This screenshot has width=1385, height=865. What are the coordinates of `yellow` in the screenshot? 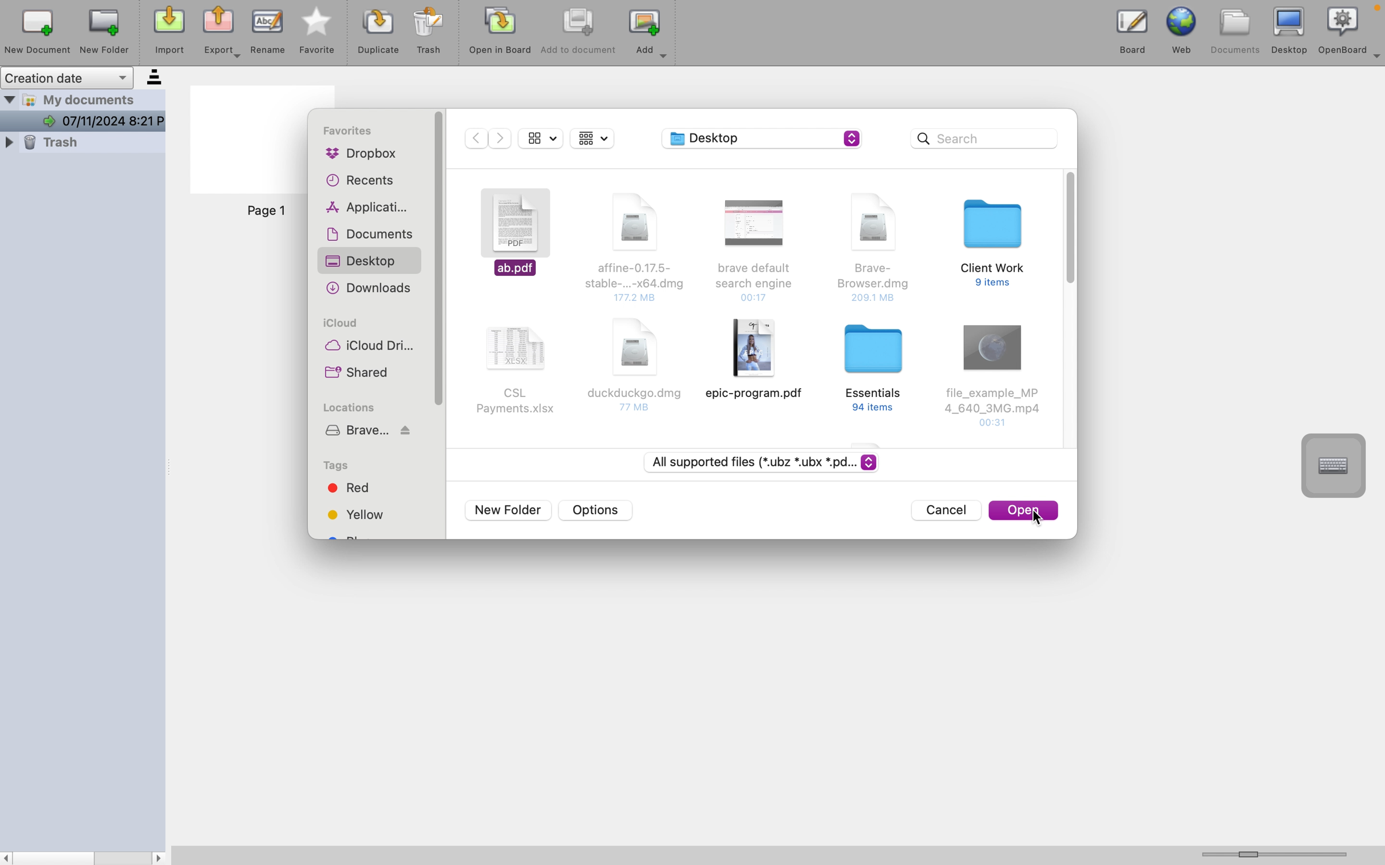 It's located at (359, 514).